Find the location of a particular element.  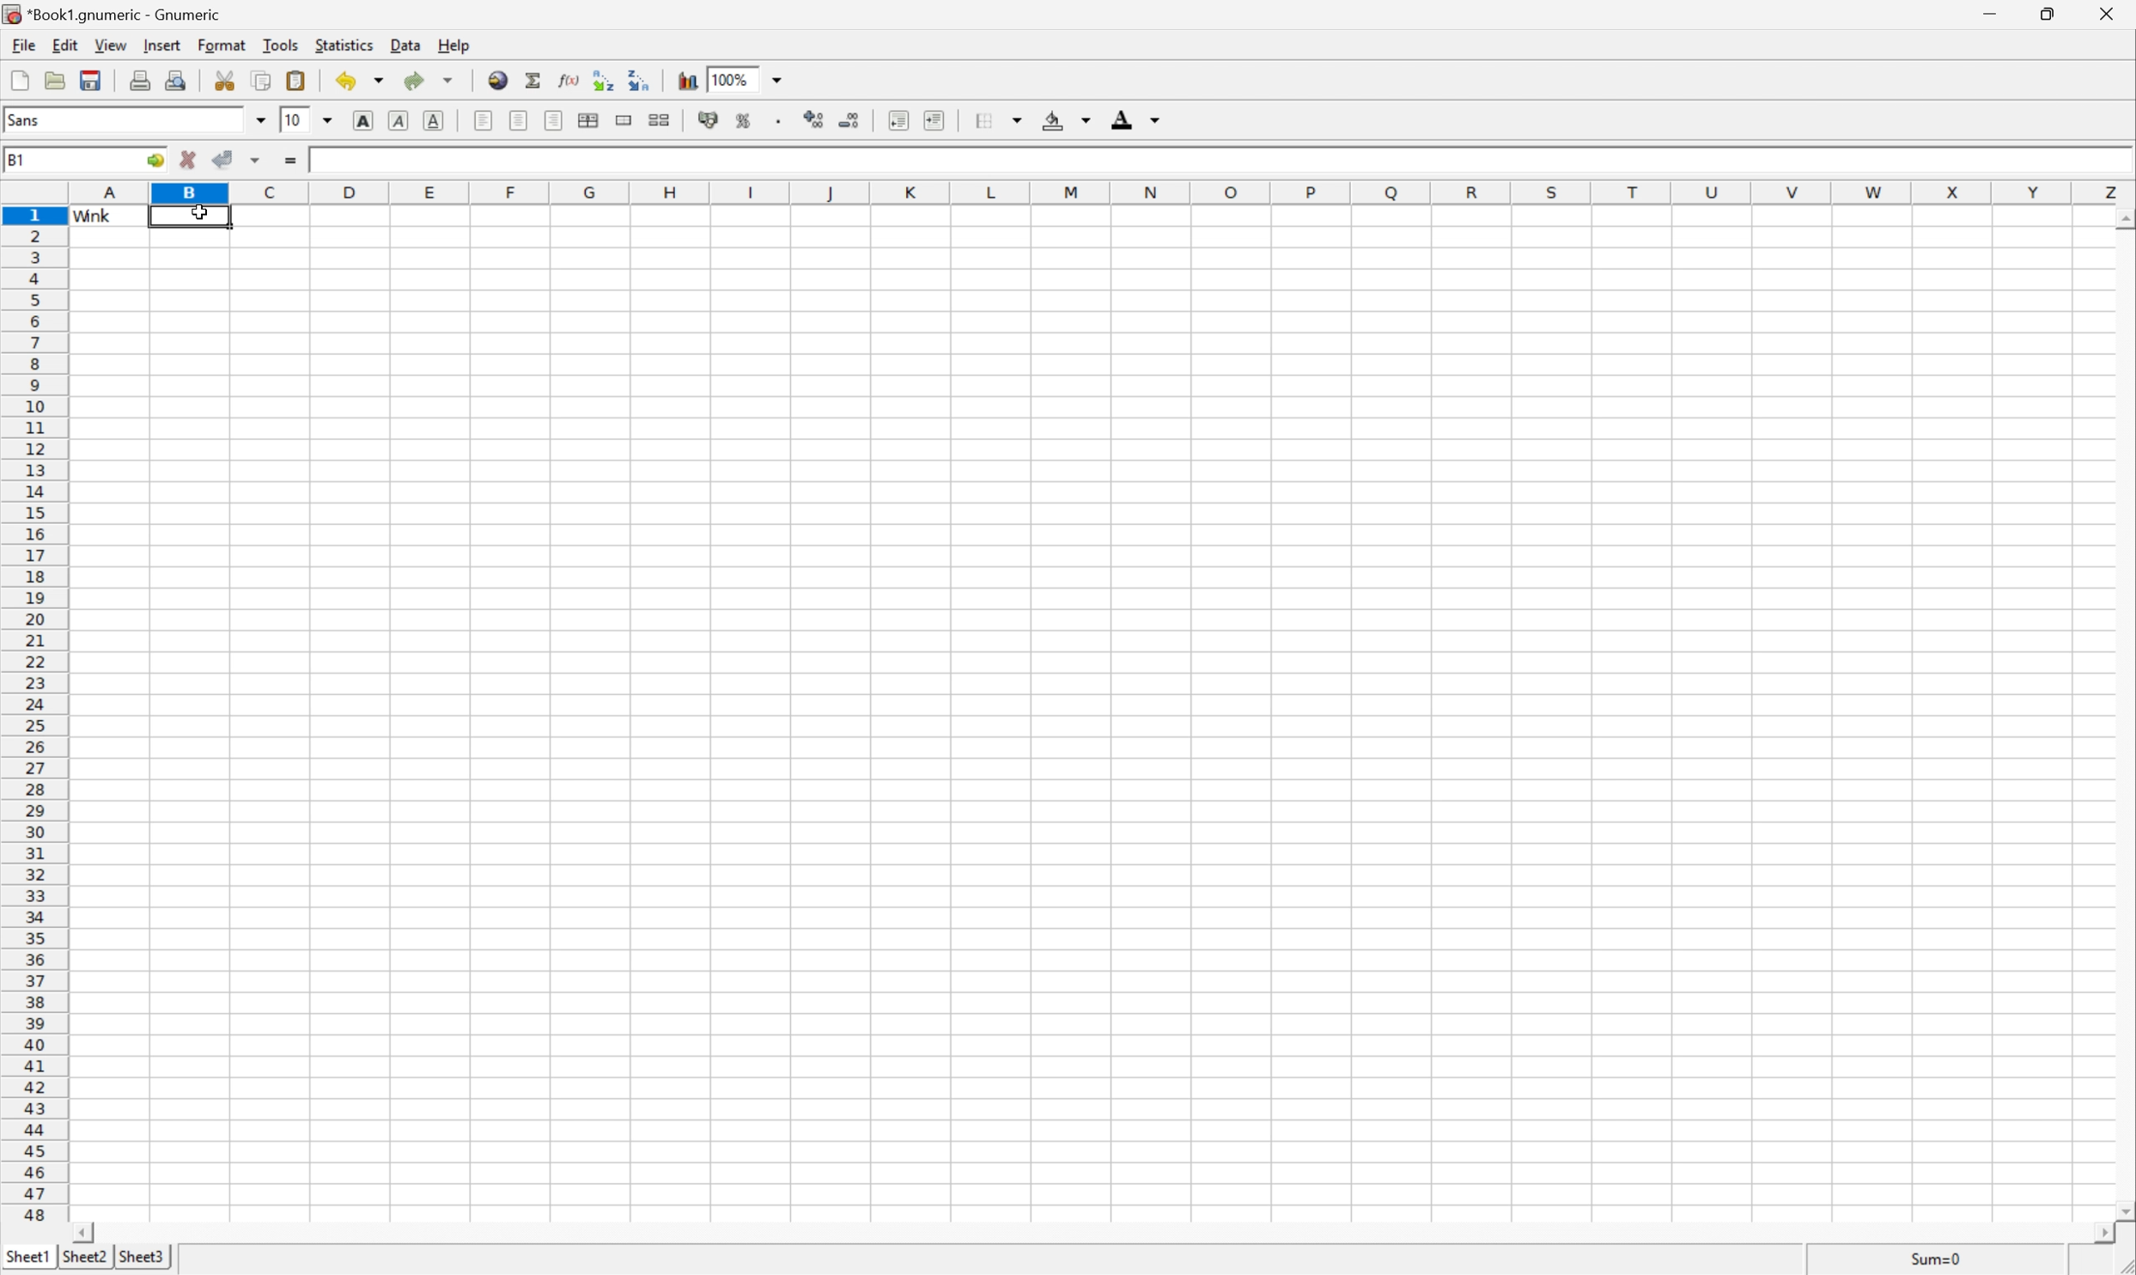

close is located at coordinates (2107, 17).